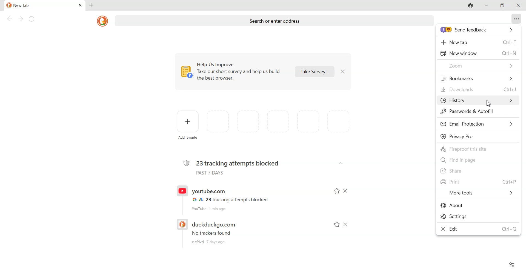  What do you see at coordinates (478, 160) in the screenshot?
I see `Find in page` at bounding box center [478, 160].